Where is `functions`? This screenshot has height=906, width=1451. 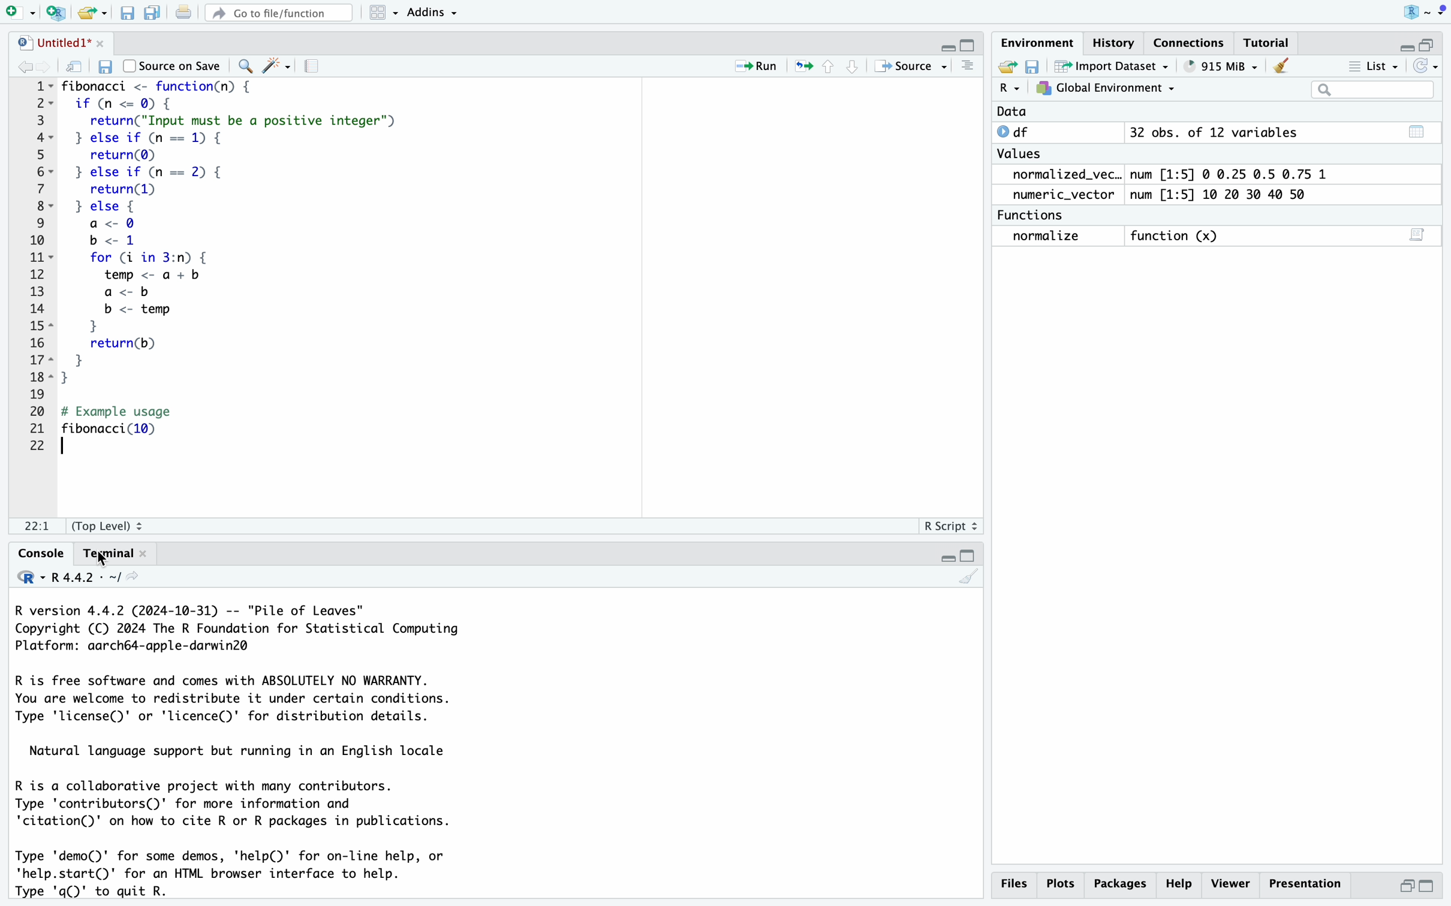
functions is located at coordinates (1035, 216).